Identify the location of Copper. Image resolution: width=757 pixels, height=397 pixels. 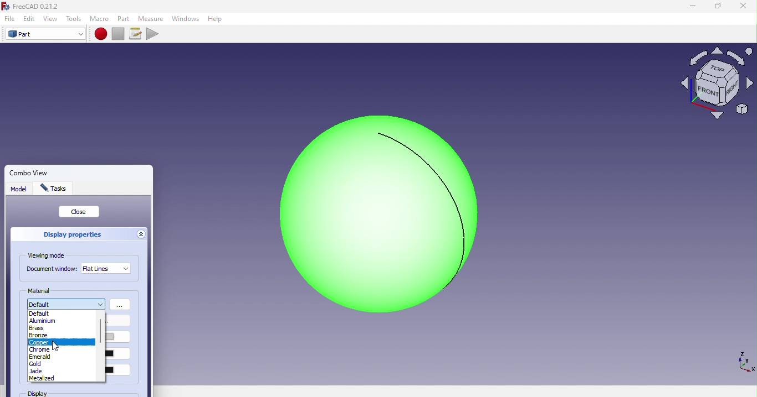
(39, 342).